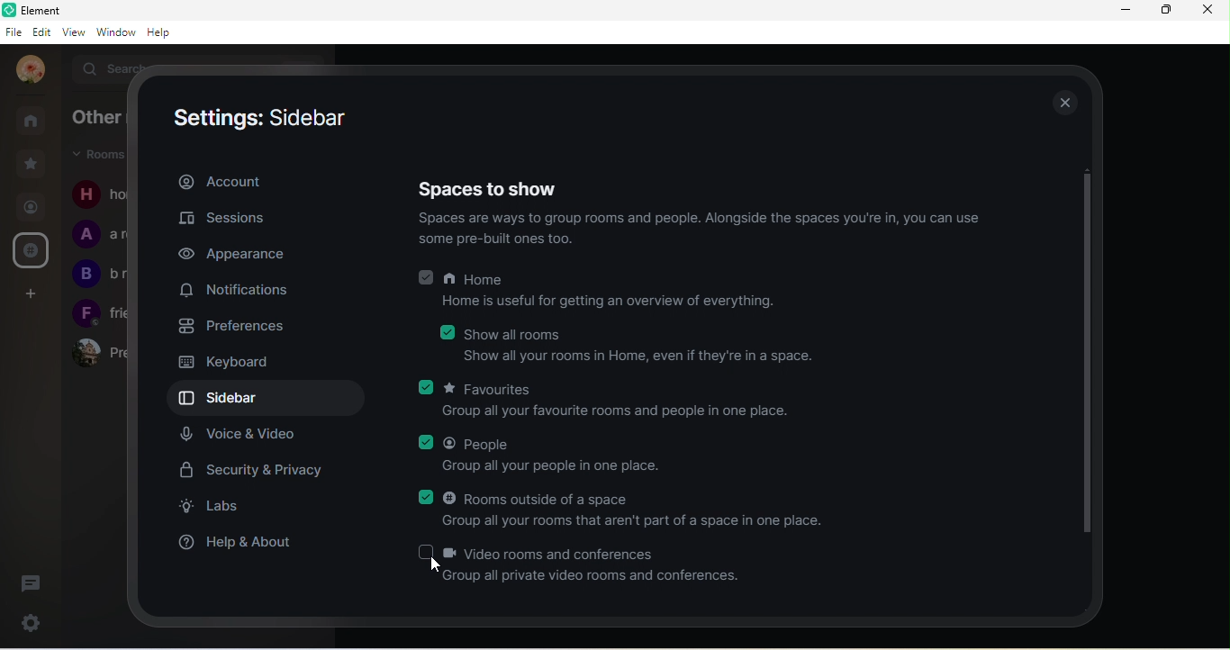 The image size is (1230, 650). What do you see at coordinates (32, 121) in the screenshot?
I see `all rooms` at bounding box center [32, 121].